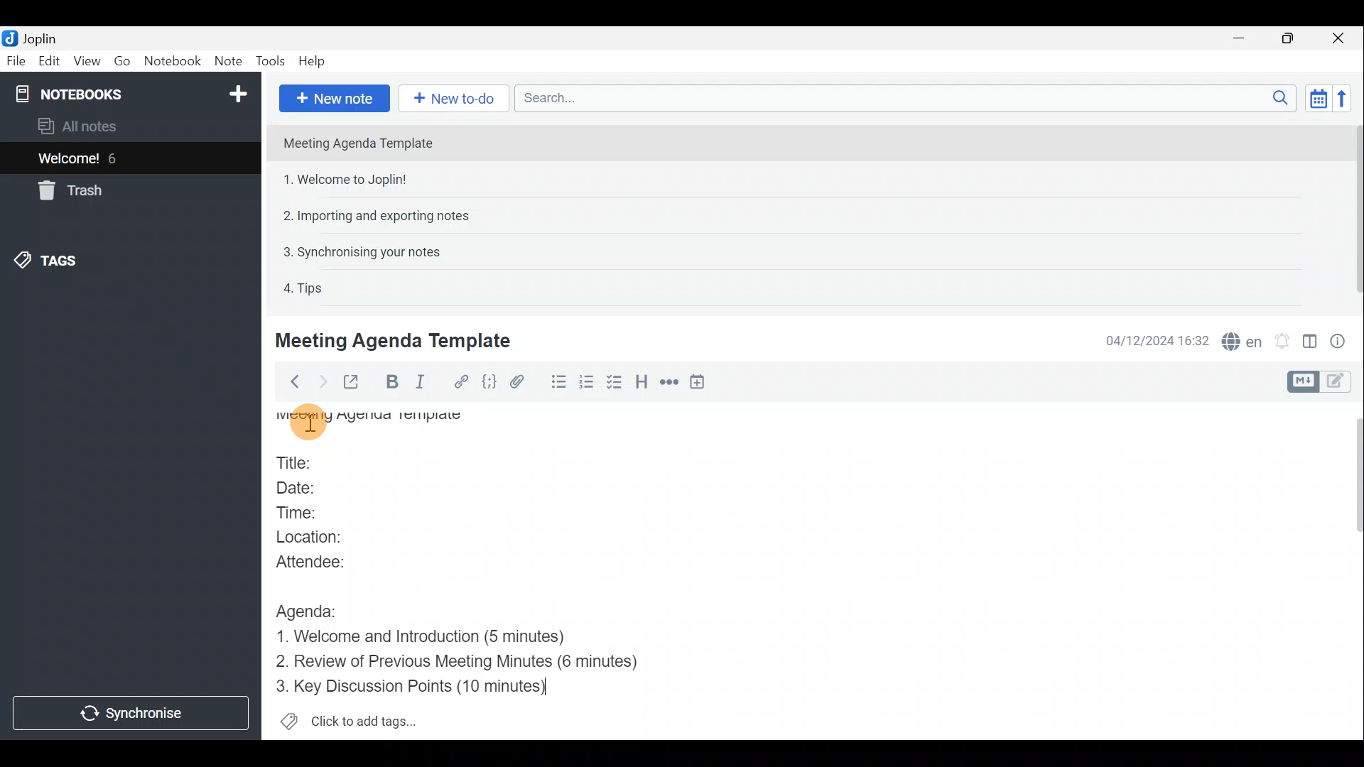 The image size is (1364, 767). I want to click on Time:, so click(302, 513).